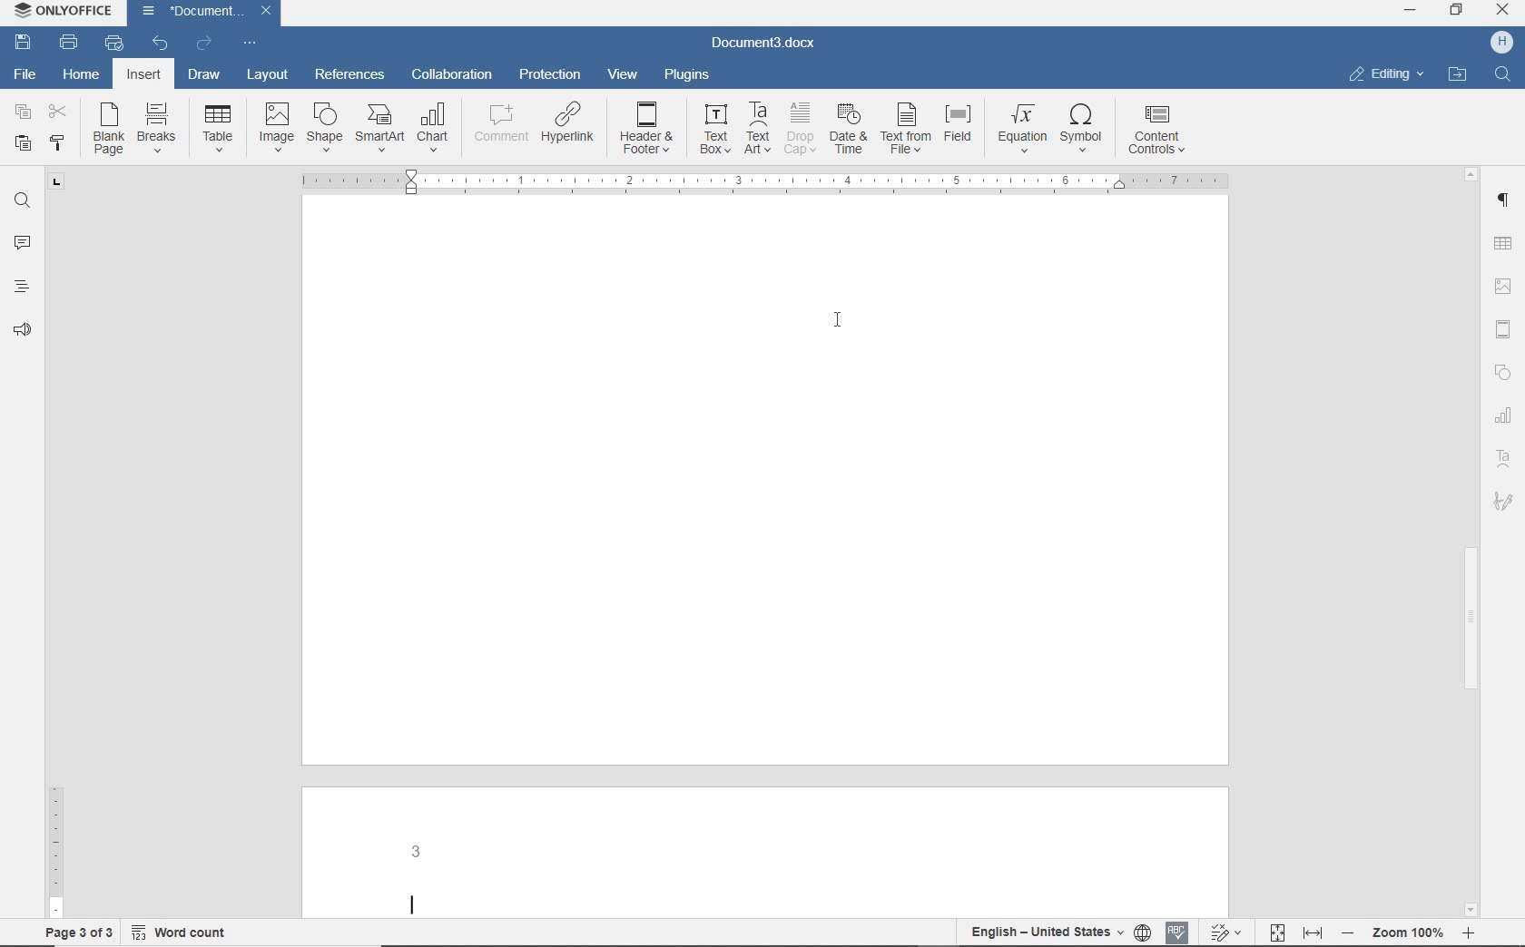  What do you see at coordinates (145, 77) in the screenshot?
I see `INSERT` at bounding box center [145, 77].